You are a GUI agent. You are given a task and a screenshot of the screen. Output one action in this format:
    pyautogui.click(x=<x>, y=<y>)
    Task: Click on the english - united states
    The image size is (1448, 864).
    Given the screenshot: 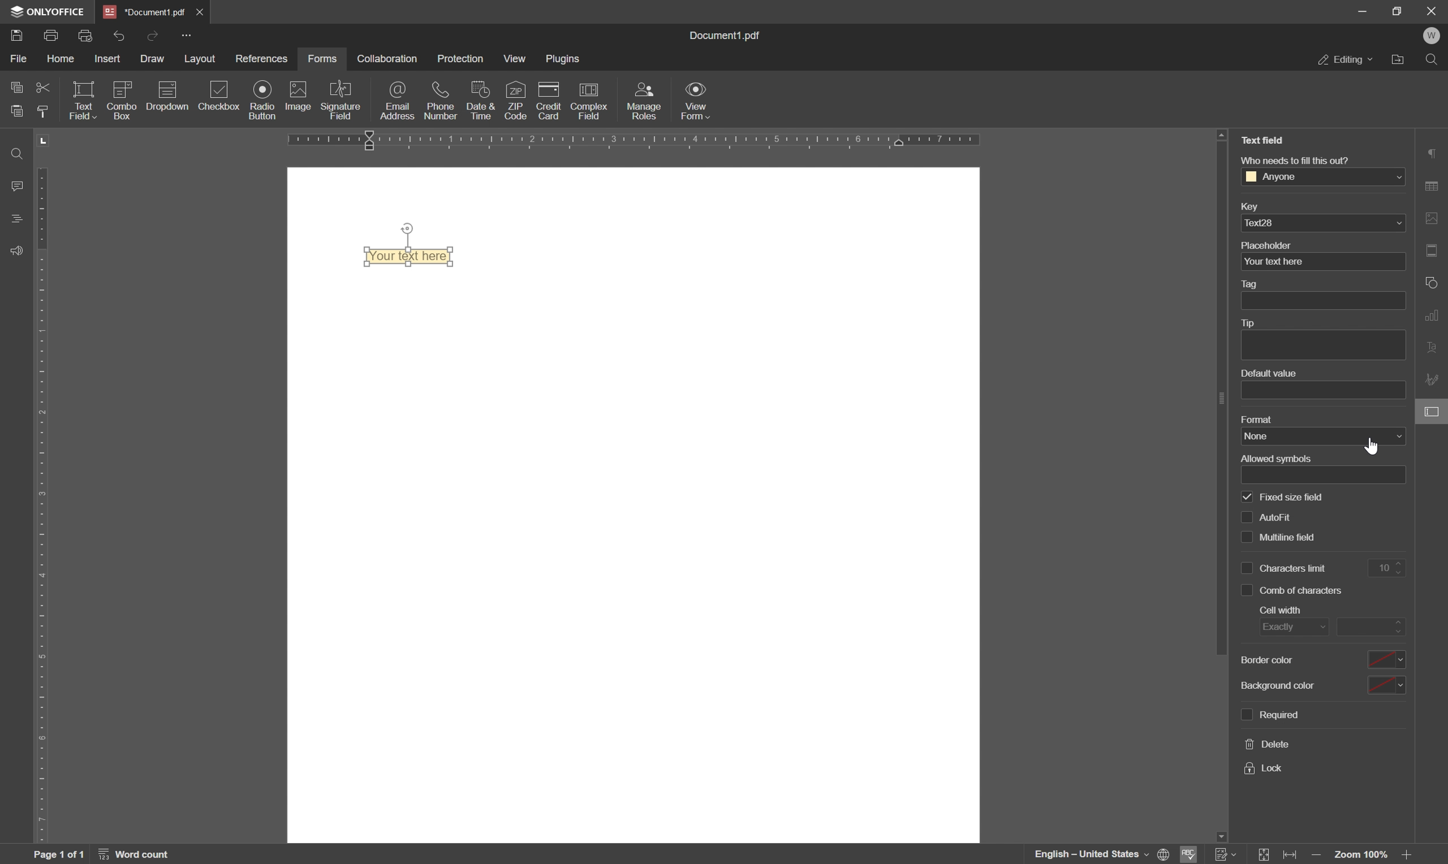 What is the action you would take?
    pyautogui.click(x=1091, y=854)
    